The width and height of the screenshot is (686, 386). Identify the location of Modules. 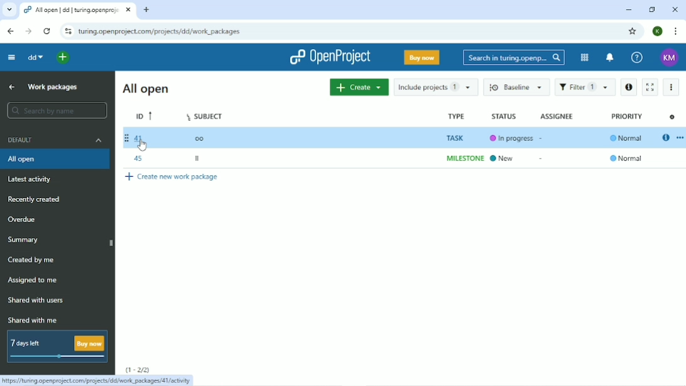
(585, 57).